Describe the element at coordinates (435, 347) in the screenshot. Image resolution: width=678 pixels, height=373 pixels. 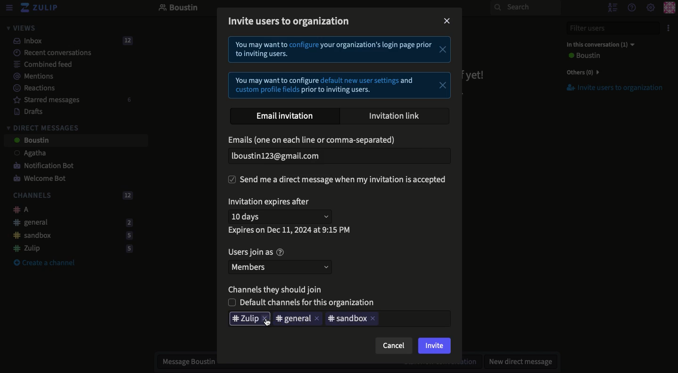
I see `Invite` at that location.